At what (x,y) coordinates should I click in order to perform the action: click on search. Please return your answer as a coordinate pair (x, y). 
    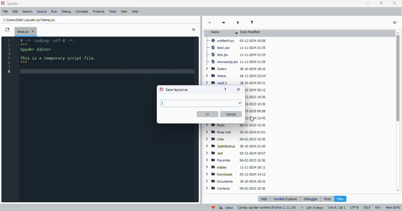
    Looking at the image, I should click on (28, 11).